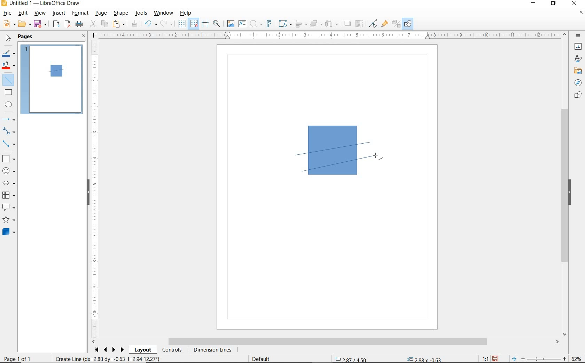 The image size is (585, 363). What do you see at coordinates (80, 14) in the screenshot?
I see `FORMAT` at bounding box center [80, 14].